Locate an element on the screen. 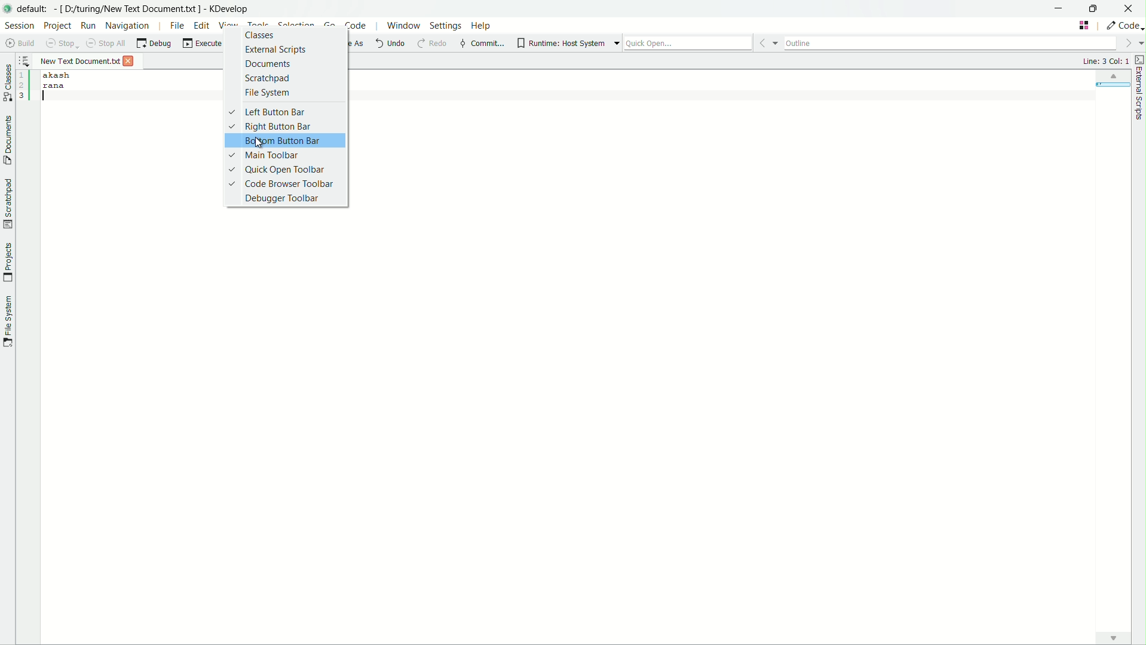 This screenshot has width=1146, height=645. build is located at coordinates (21, 43).